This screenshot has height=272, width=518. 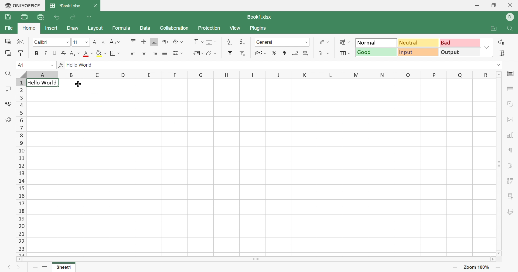 What do you see at coordinates (455, 266) in the screenshot?
I see `Zoom out` at bounding box center [455, 266].